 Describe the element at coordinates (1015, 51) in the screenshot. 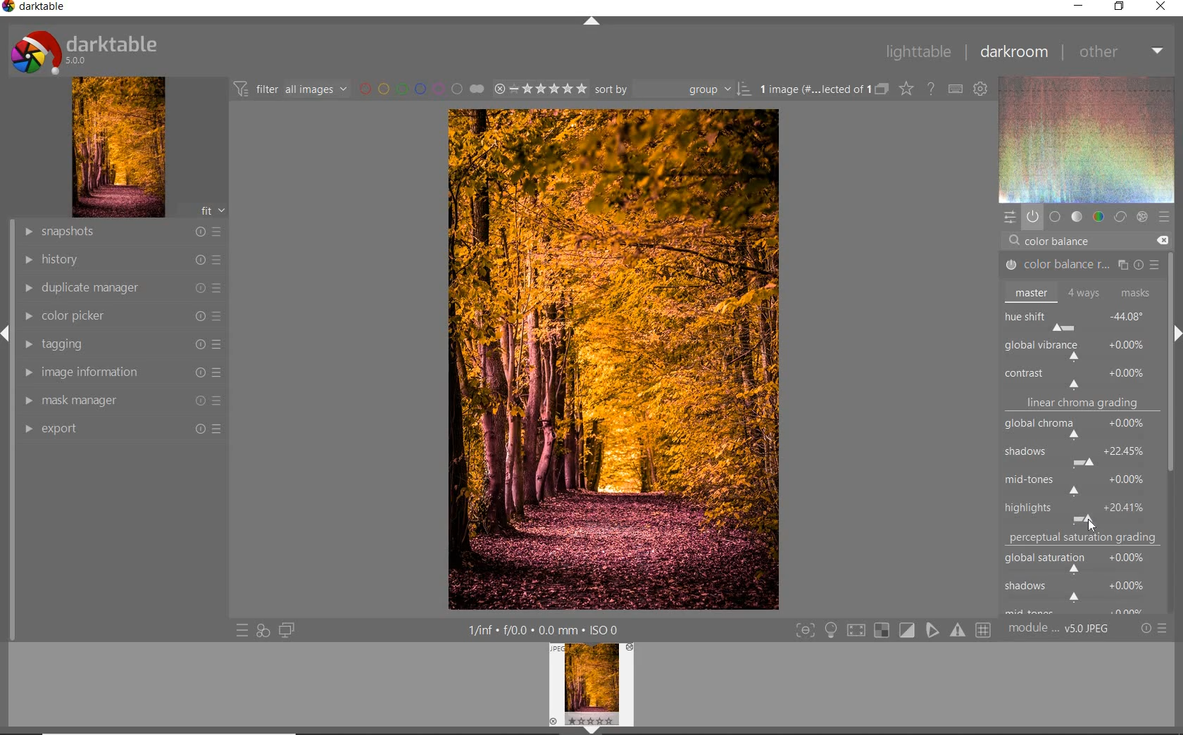

I see `darkroom` at that location.